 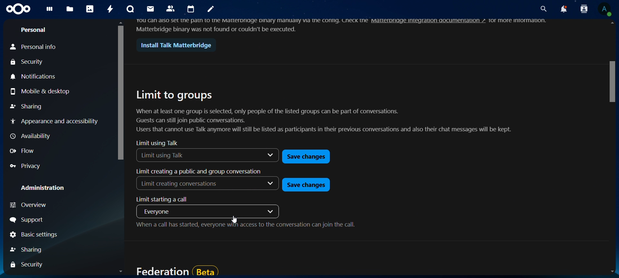 What do you see at coordinates (46, 219) in the screenshot?
I see `Signout` at bounding box center [46, 219].